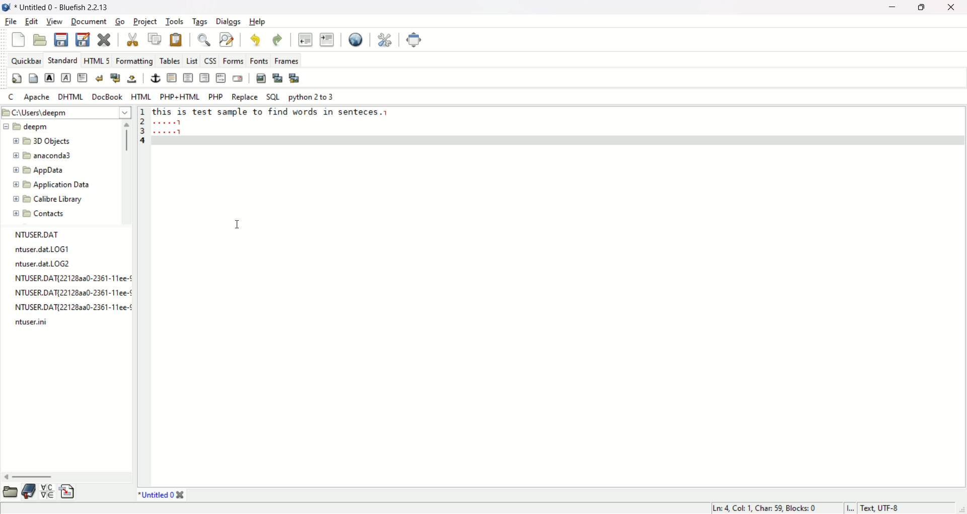 This screenshot has height=514, width=967. What do you see at coordinates (305, 39) in the screenshot?
I see `unident` at bounding box center [305, 39].